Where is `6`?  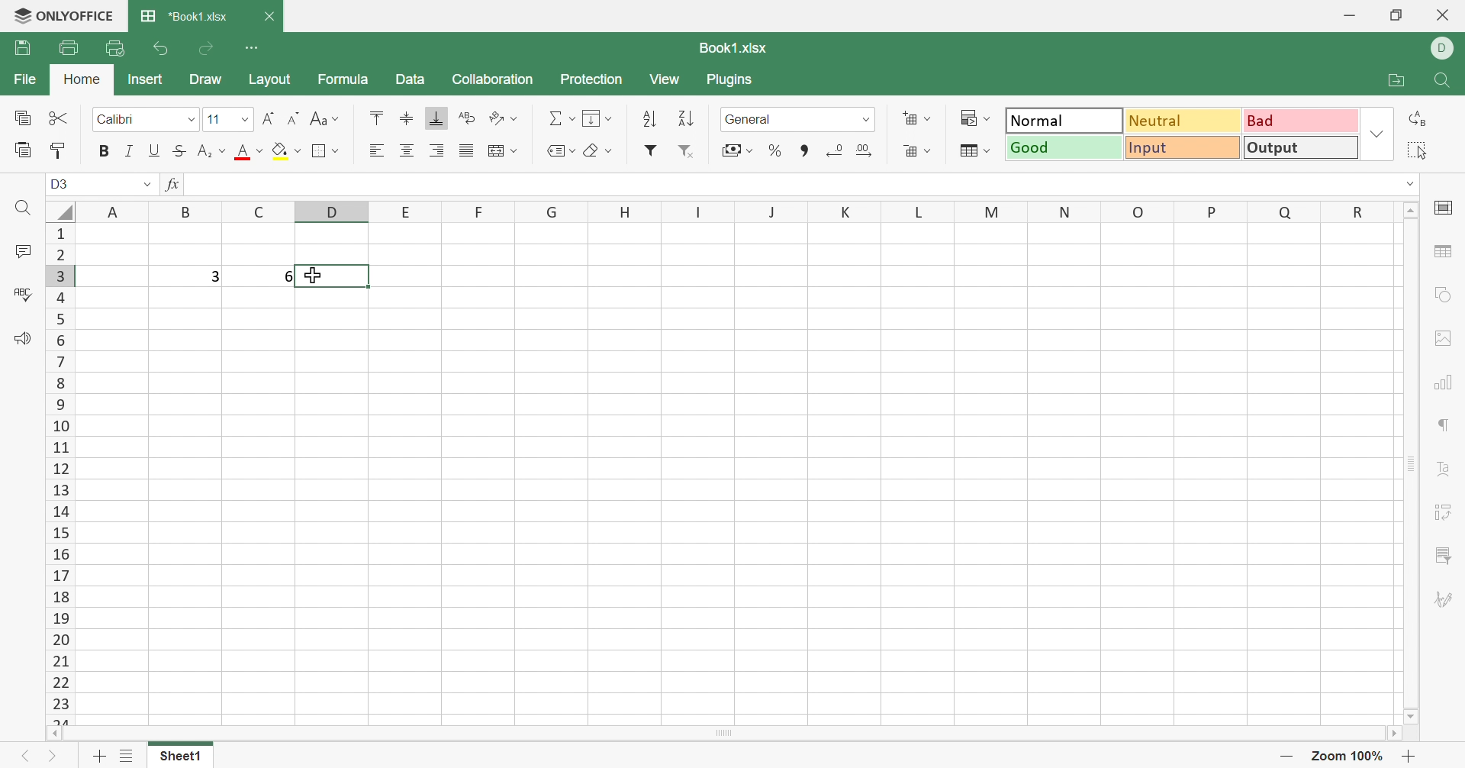 6 is located at coordinates (285, 276).